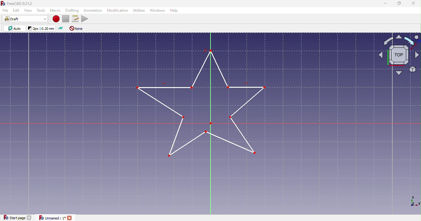  I want to click on Stop macro recording, so click(67, 19).